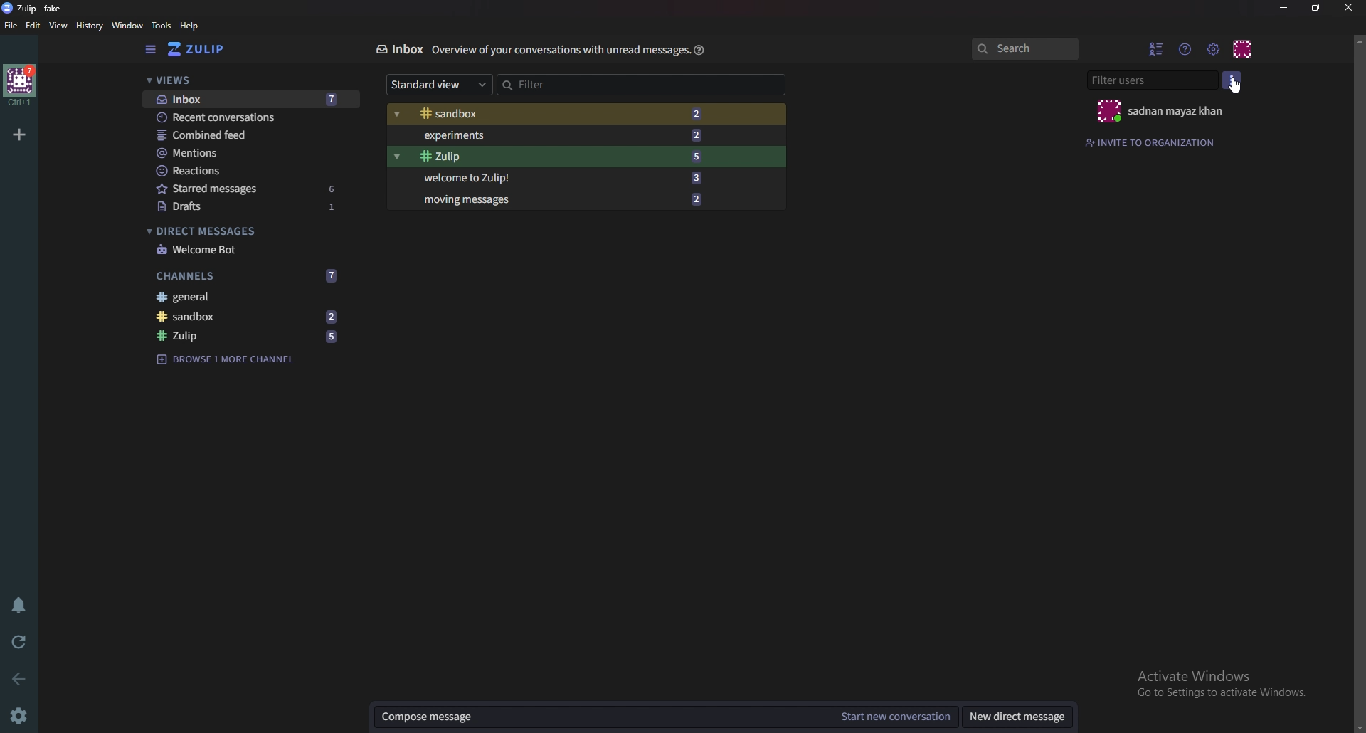 This screenshot has height=733, width=1366. What do you see at coordinates (36, 9) in the screenshot?
I see `zulip` at bounding box center [36, 9].